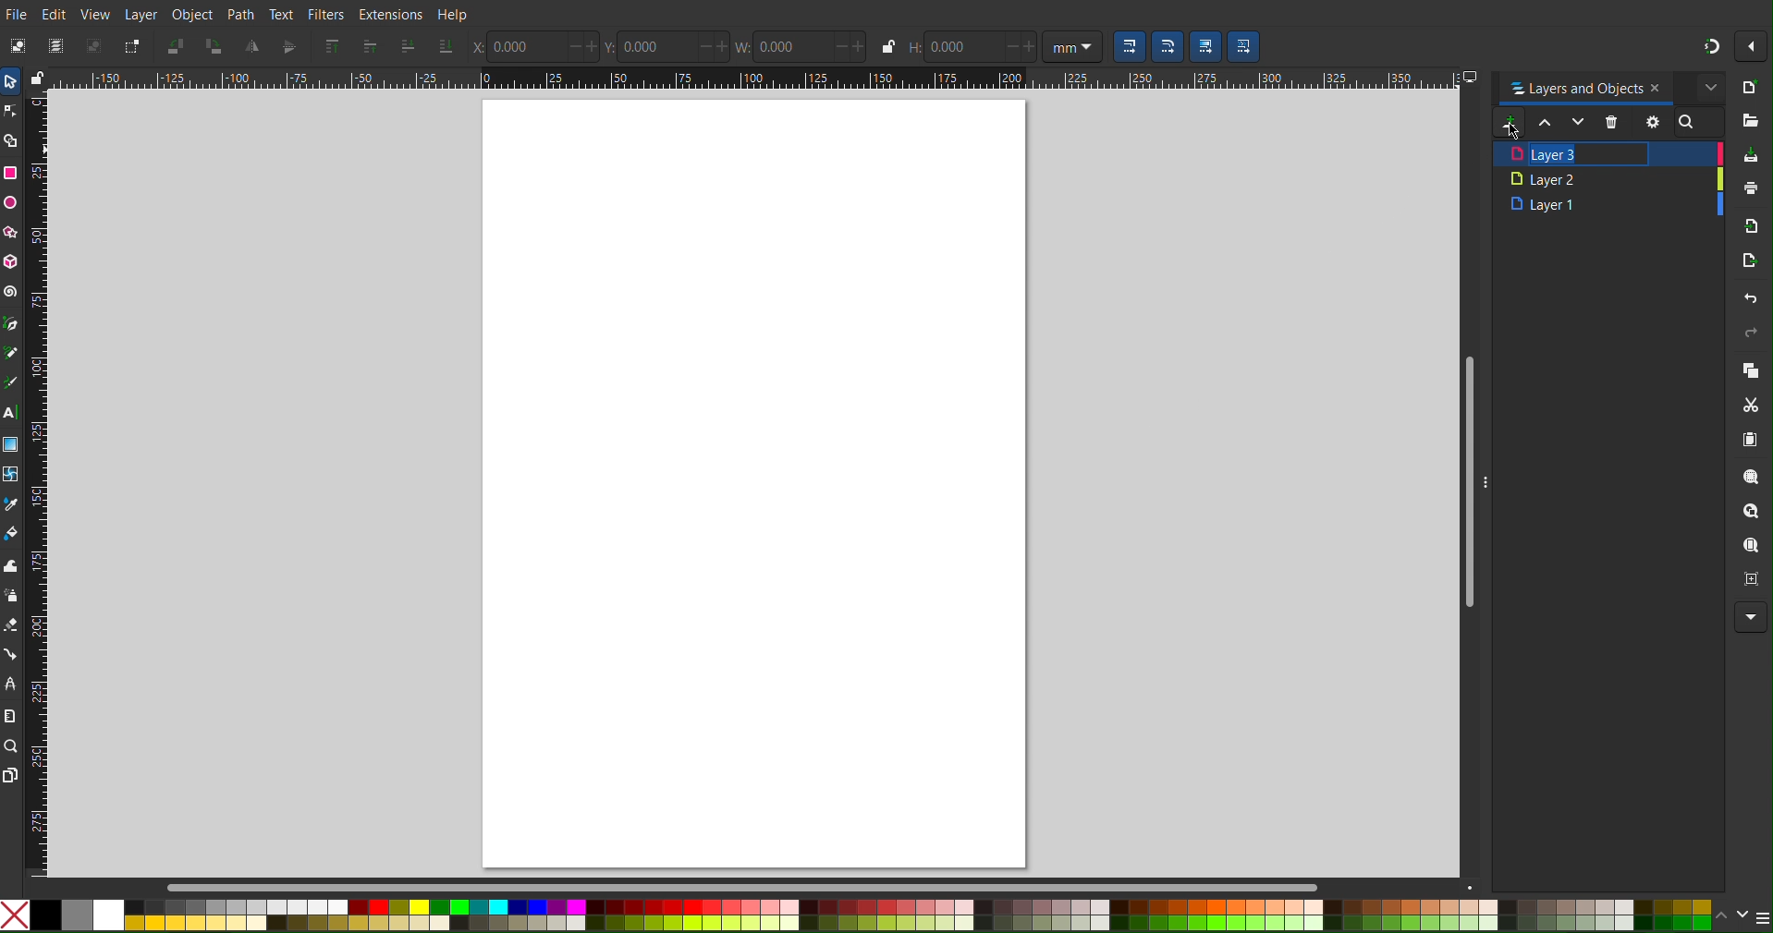 This screenshot has height=933, width=1773. I want to click on LPE Tool, so click(13, 685).